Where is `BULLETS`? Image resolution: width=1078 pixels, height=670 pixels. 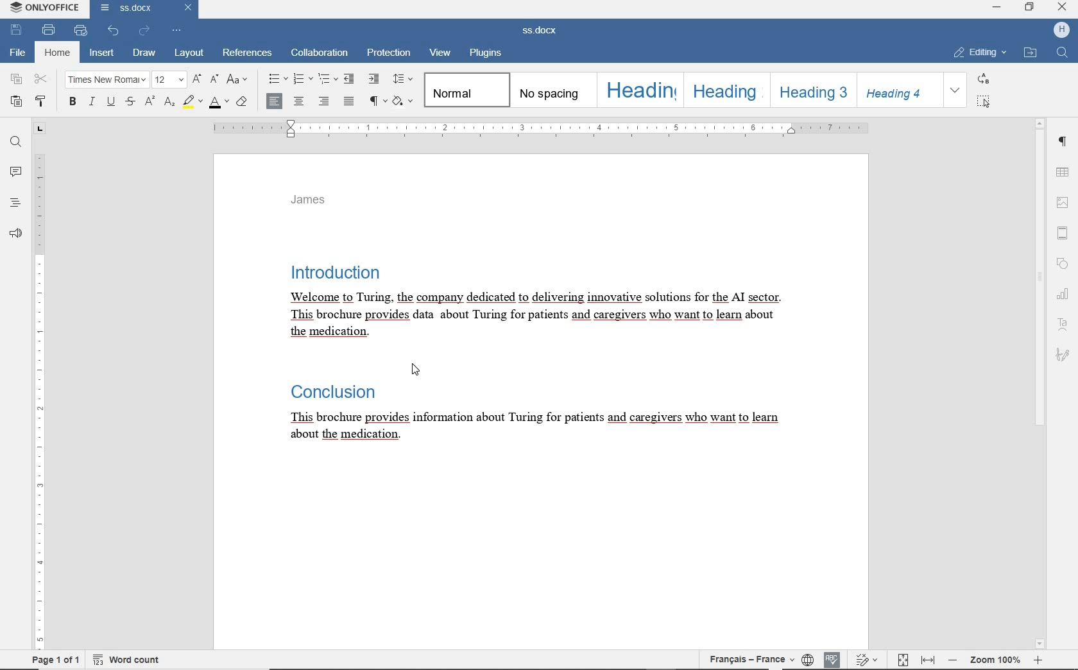
BULLETS is located at coordinates (277, 80).